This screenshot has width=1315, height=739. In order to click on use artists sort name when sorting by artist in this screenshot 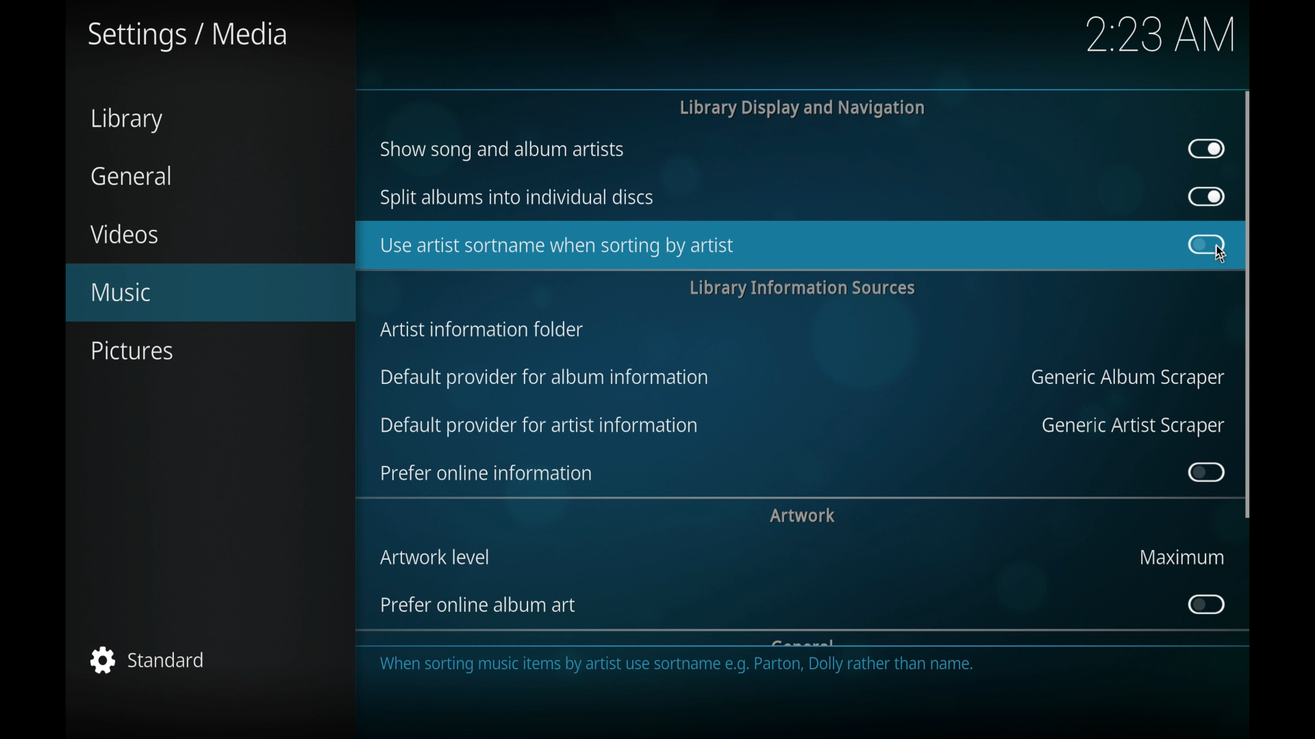, I will do `click(752, 243)`.